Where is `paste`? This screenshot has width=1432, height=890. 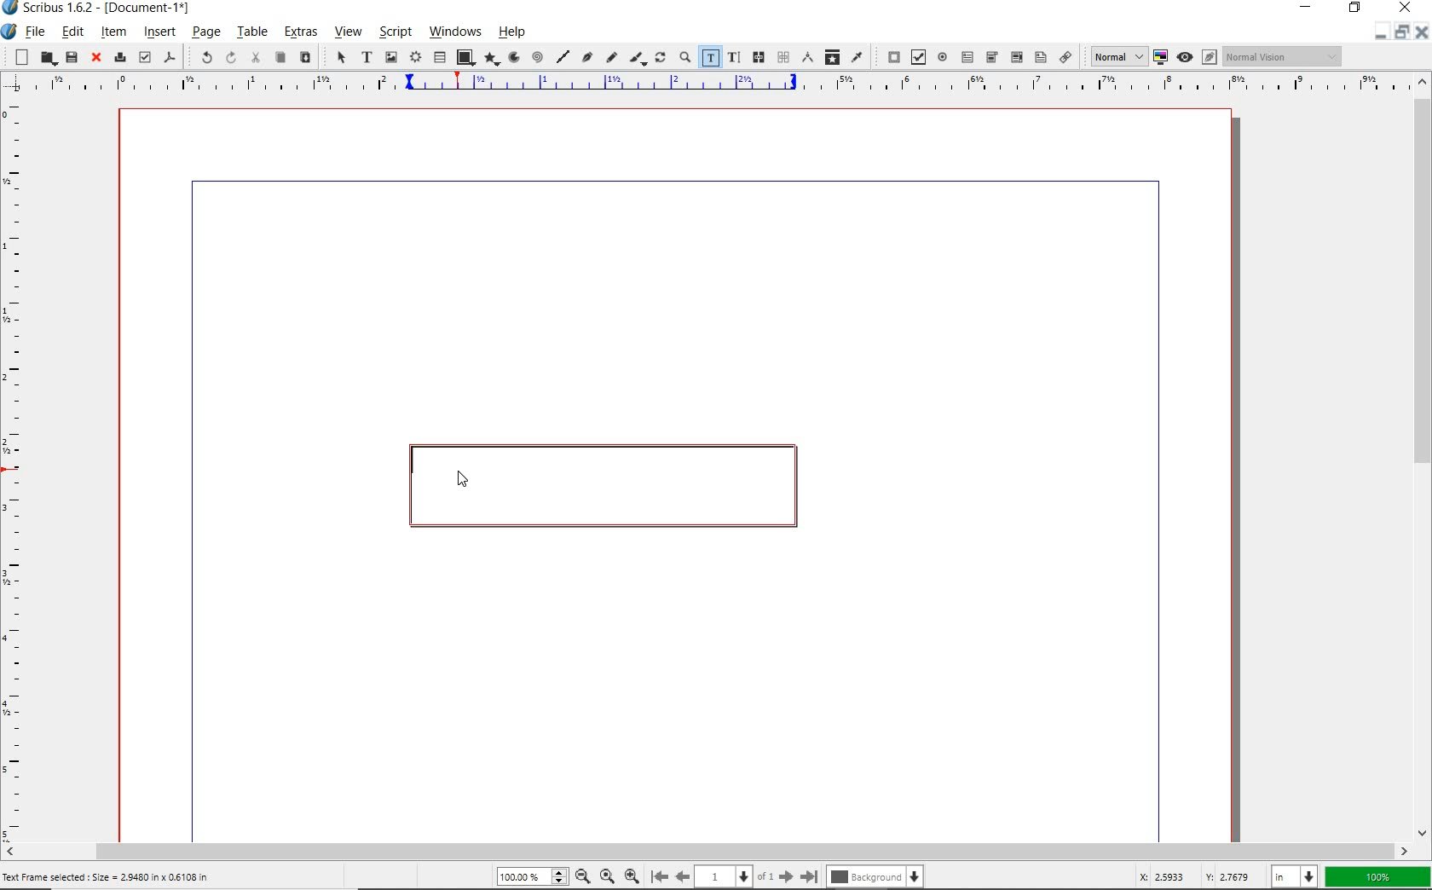 paste is located at coordinates (304, 58).